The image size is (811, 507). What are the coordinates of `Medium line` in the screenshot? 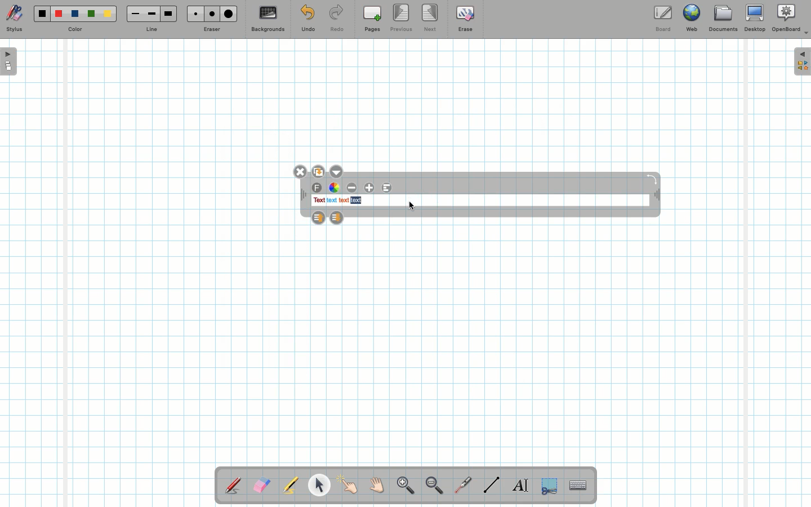 It's located at (151, 14).